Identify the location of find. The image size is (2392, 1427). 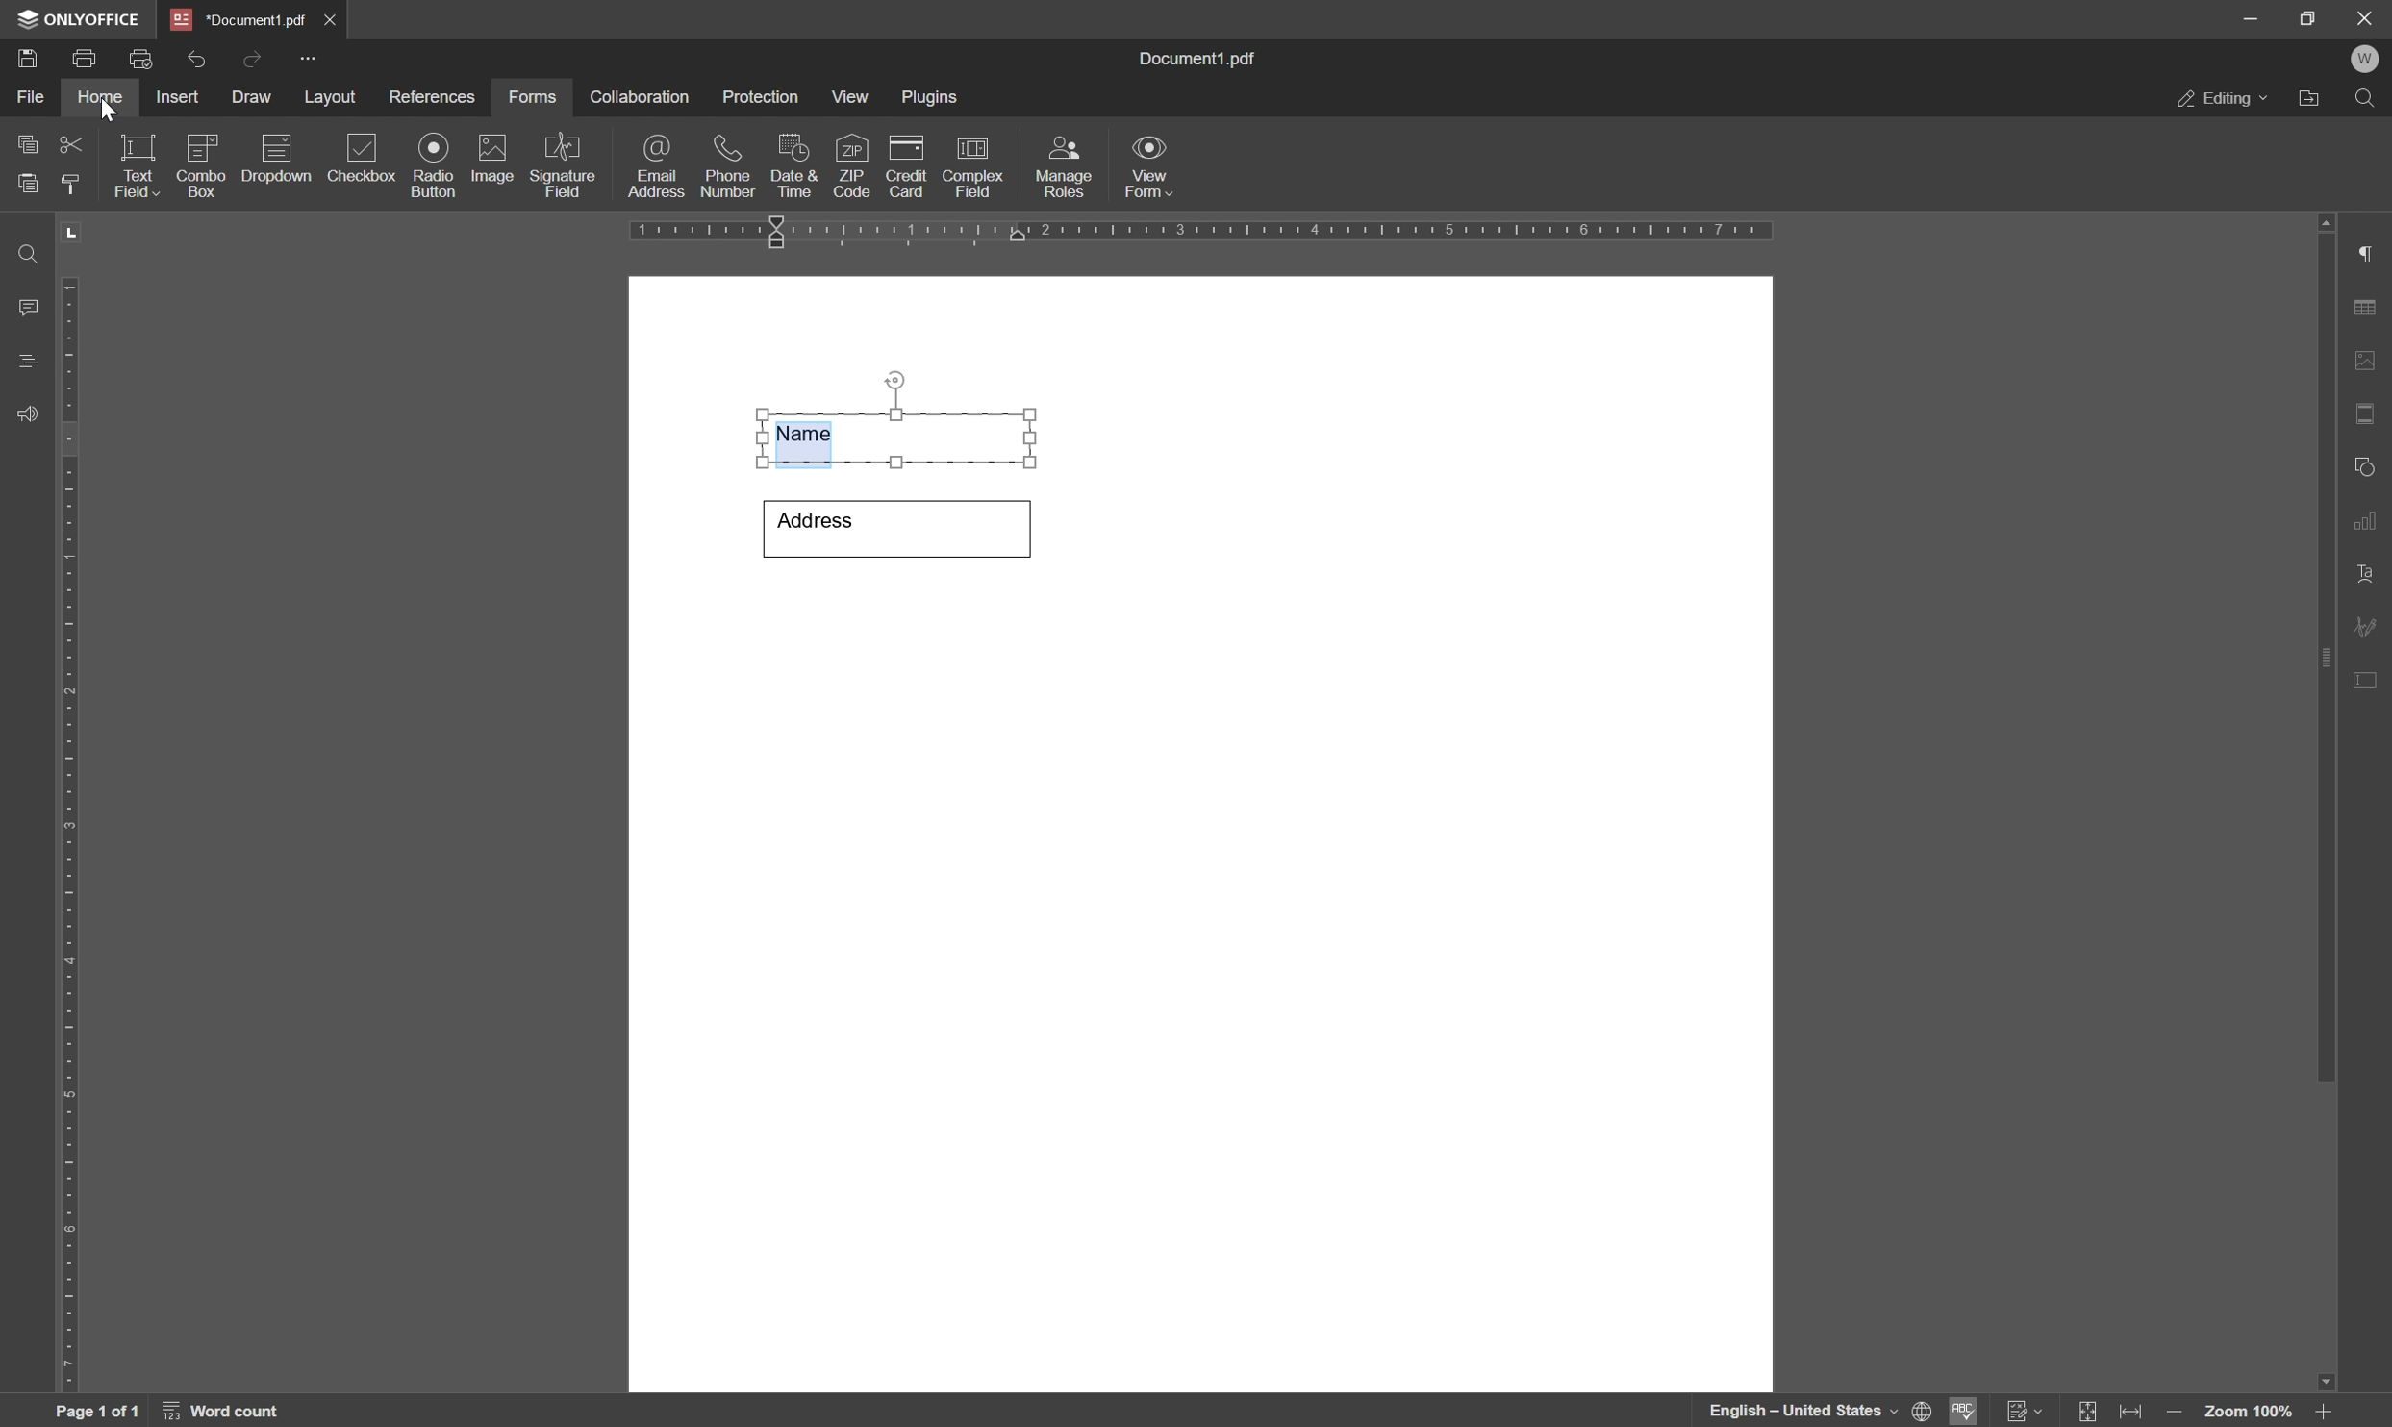
(2370, 103).